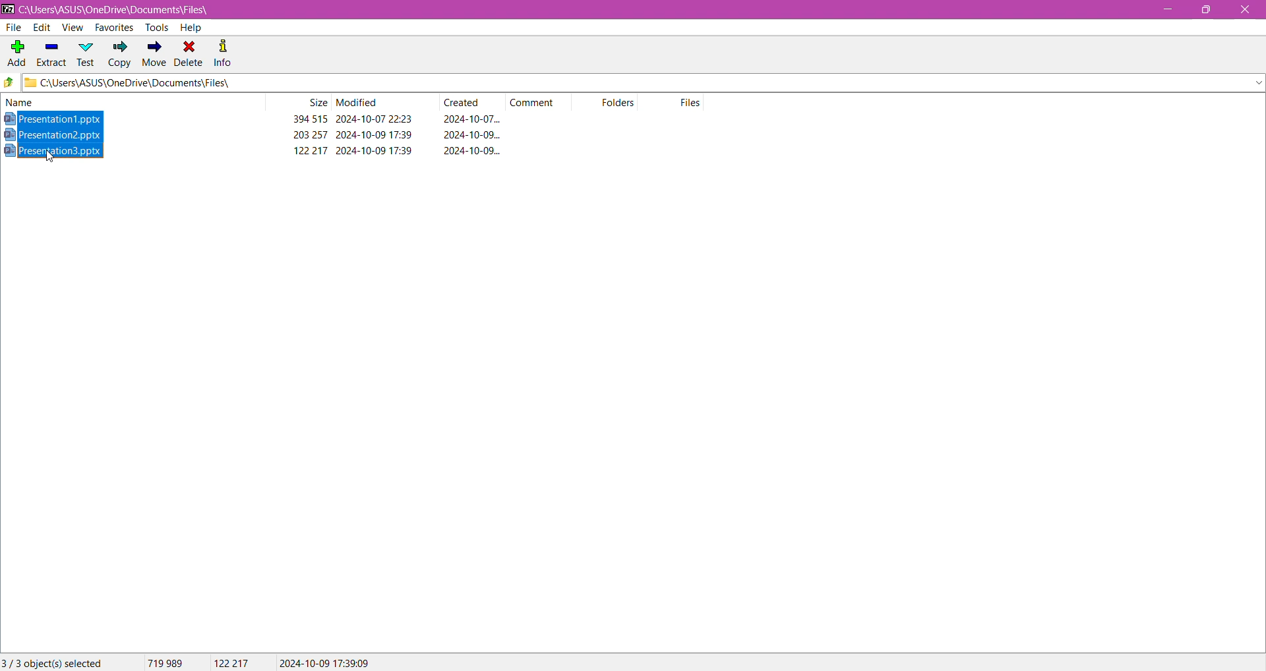  I want to click on Copy, so click(119, 55).